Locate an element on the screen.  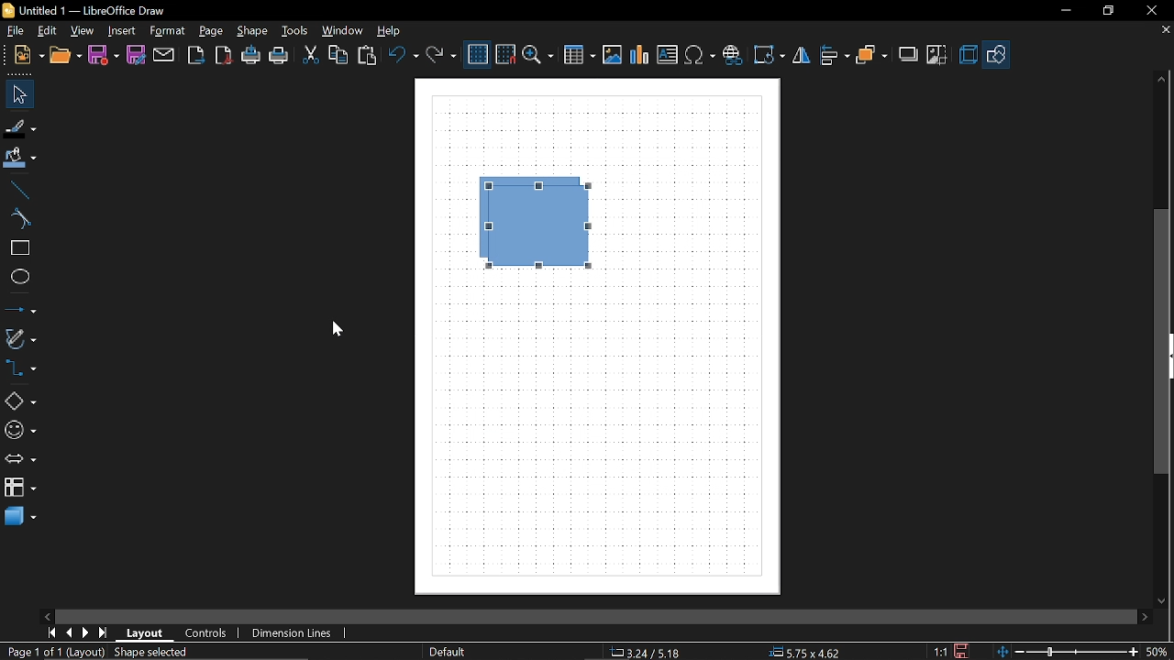
Print directly is located at coordinates (251, 56).